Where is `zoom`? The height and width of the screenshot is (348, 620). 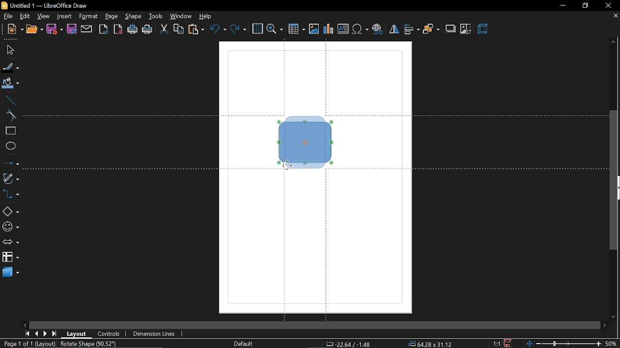 zoom is located at coordinates (274, 29).